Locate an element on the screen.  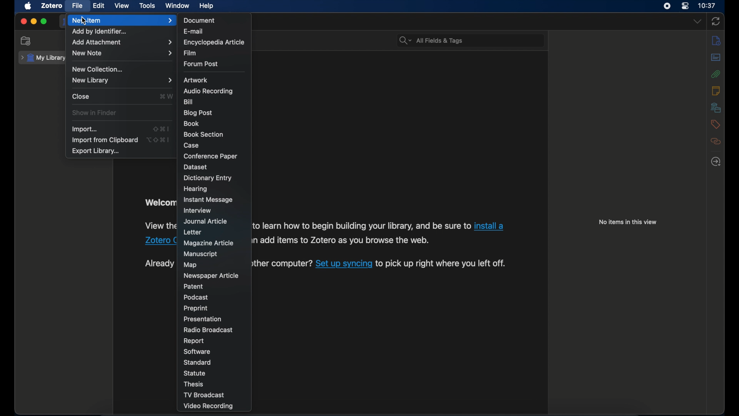
sync is located at coordinates (716, 21).